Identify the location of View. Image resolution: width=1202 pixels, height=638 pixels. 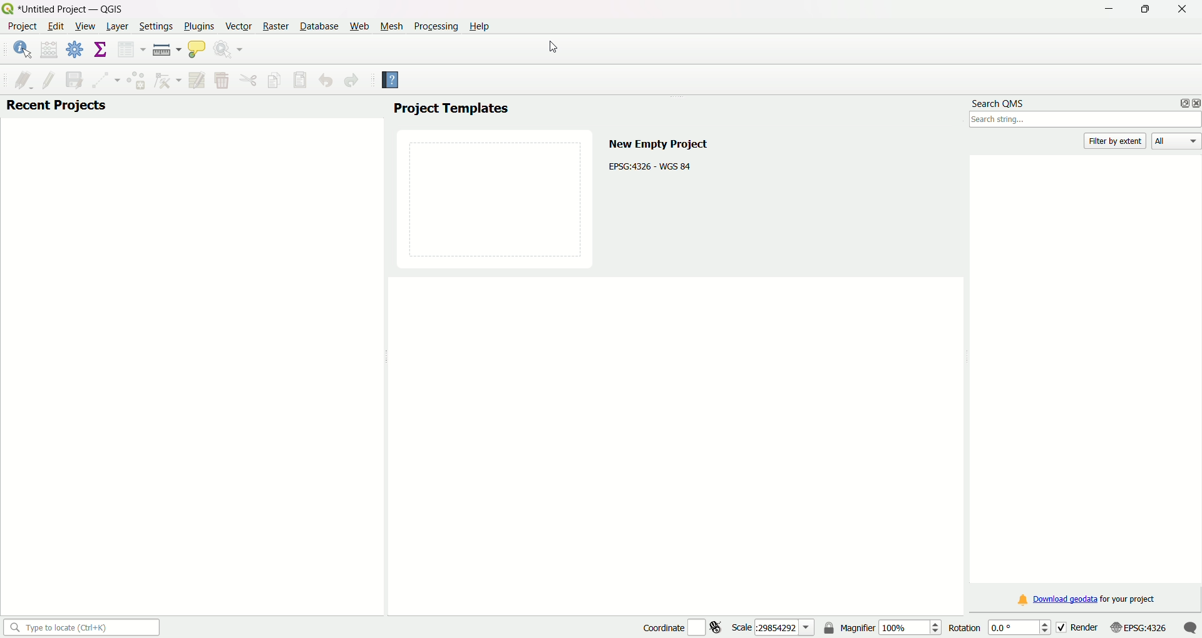
(85, 28).